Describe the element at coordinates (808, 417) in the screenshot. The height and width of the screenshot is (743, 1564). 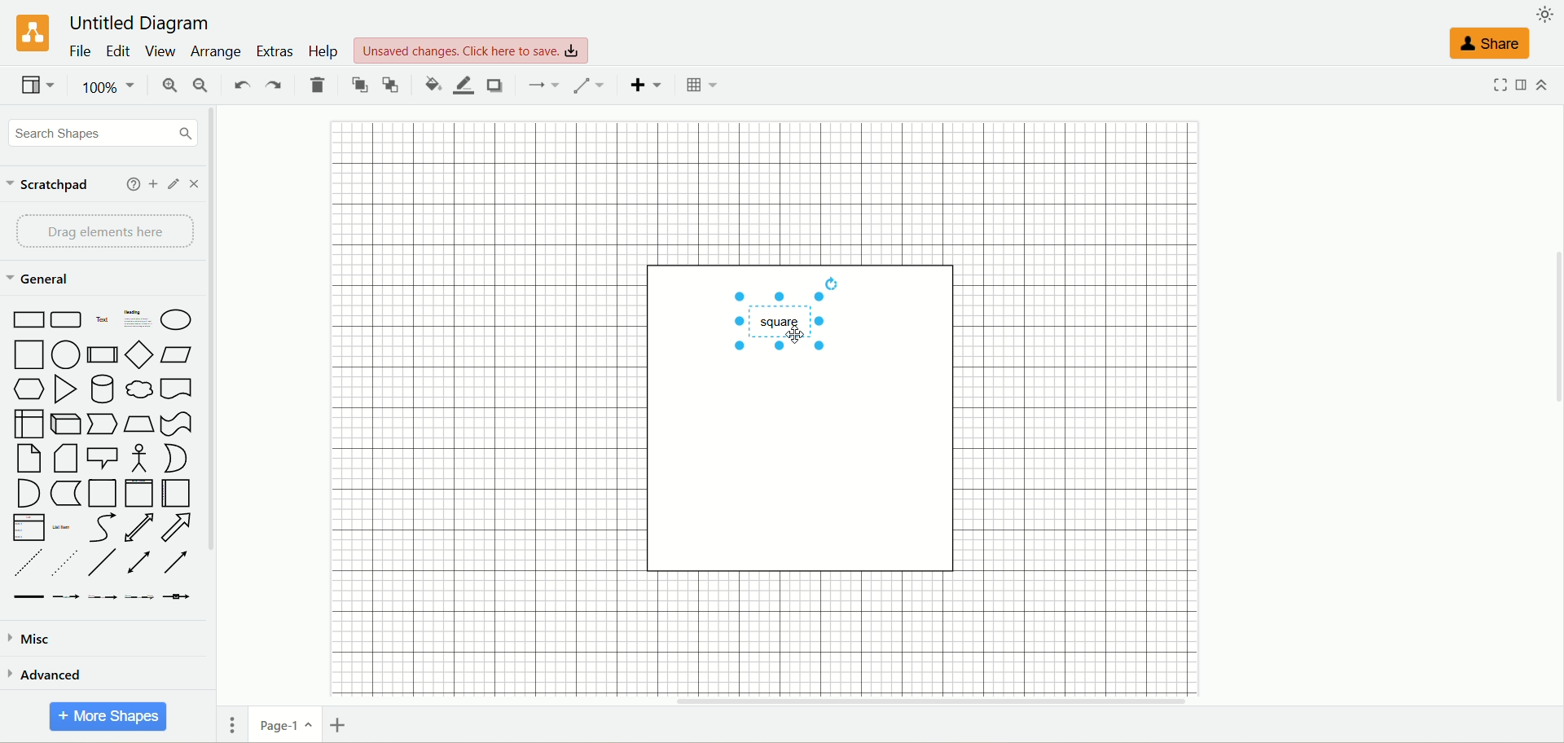
I see `artboard` at that location.